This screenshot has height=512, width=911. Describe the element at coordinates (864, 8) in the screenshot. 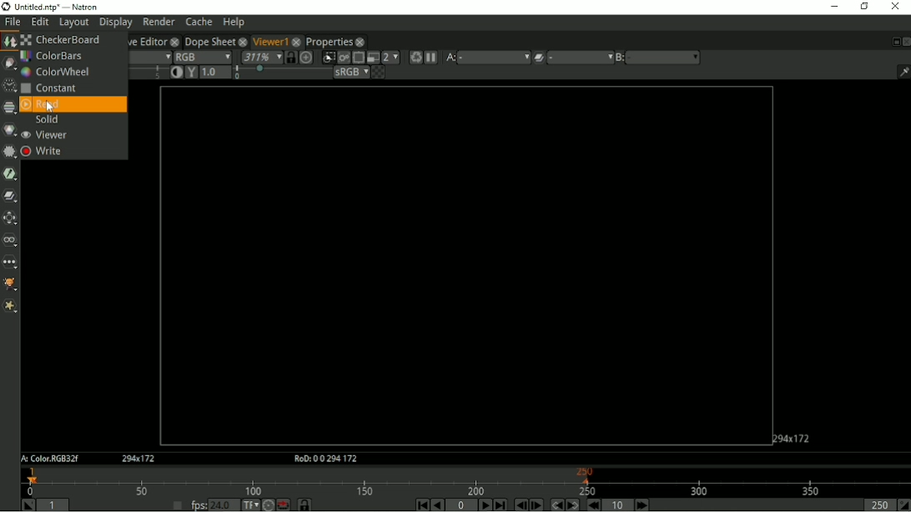

I see `Restore down` at that location.